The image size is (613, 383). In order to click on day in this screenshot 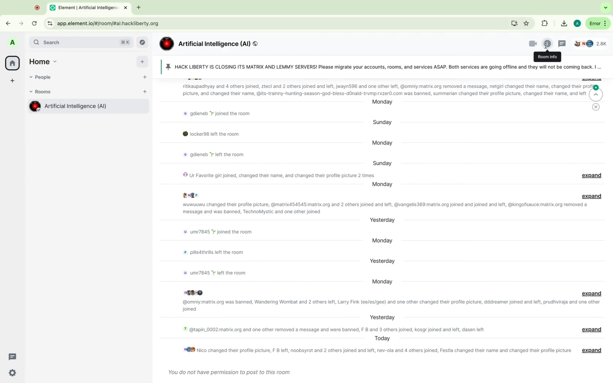, I will do `click(383, 338)`.